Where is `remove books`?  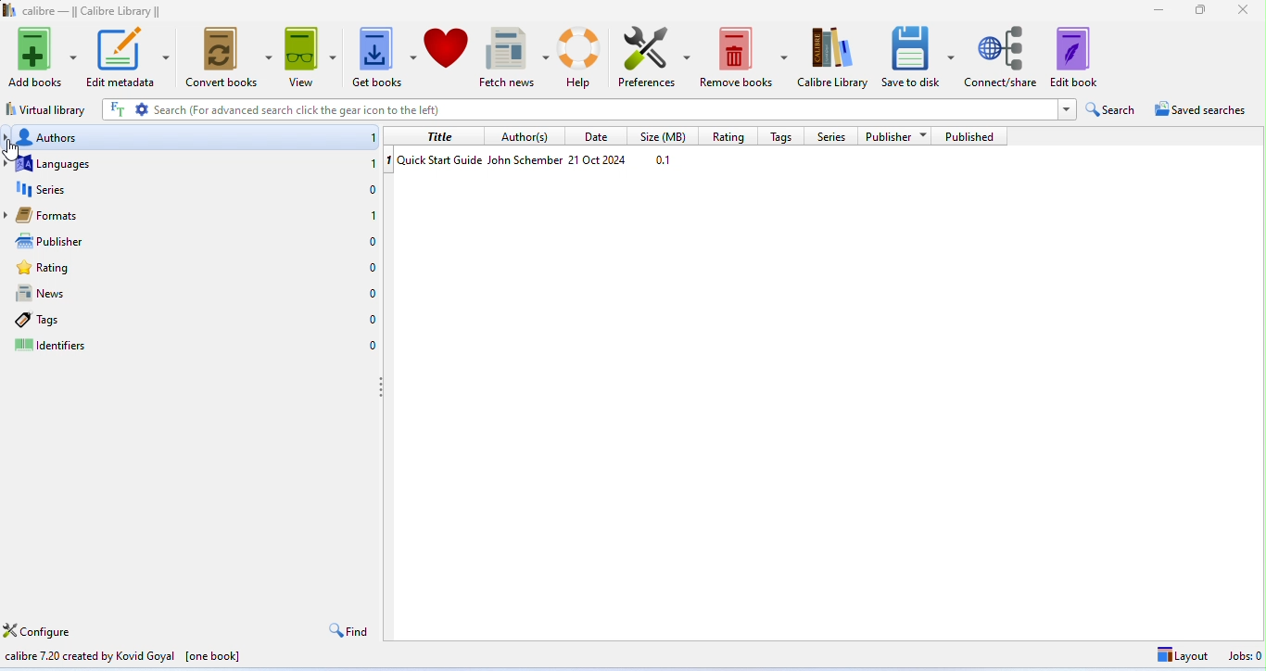 remove books is located at coordinates (744, 57).